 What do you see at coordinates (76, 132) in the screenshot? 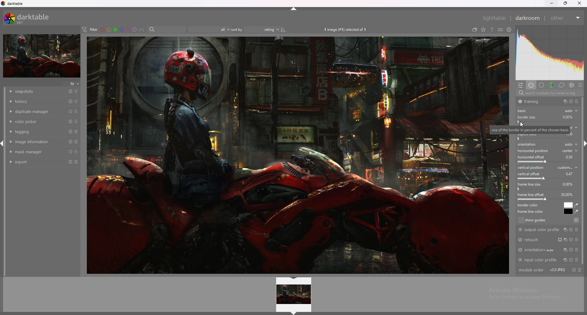
I see `presets` at bounding box center [76, 132].